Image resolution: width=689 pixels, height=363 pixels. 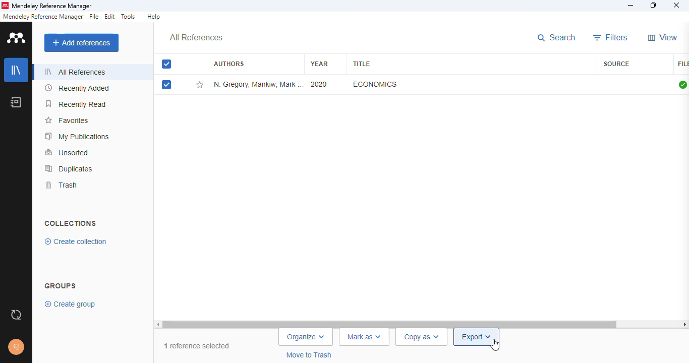 What do you see at coordinates (64, 186) in the screenshot?
I see `trash` at bounding box center [64, 186].